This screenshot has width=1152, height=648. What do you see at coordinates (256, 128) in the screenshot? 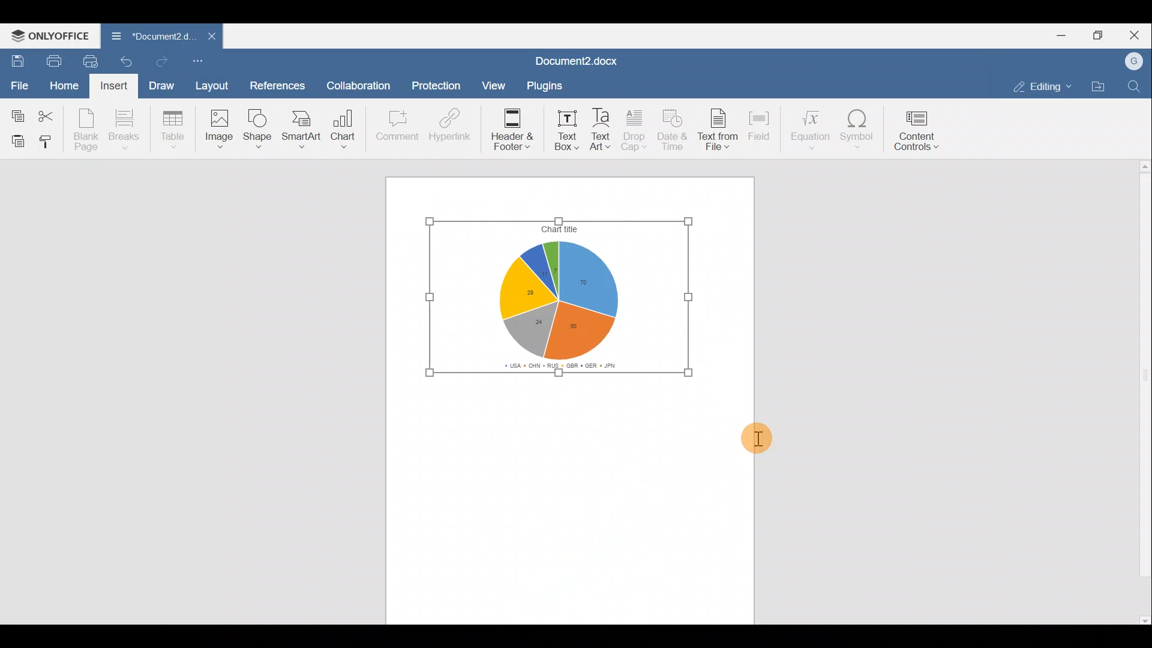
I see `Shape` at bounding box center [256, 128].